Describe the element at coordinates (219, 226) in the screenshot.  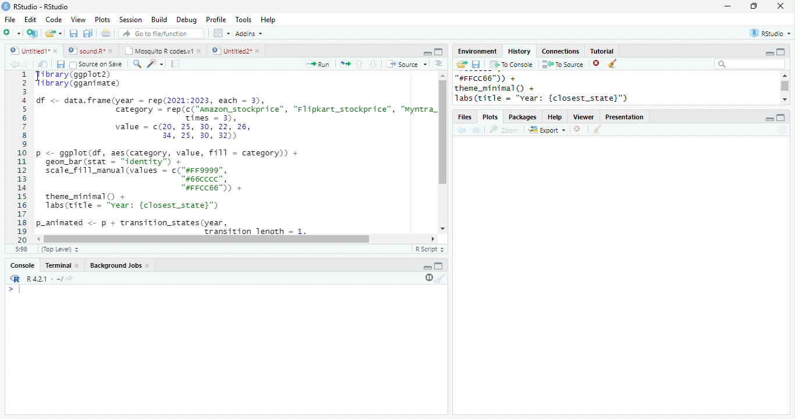
I see `p-animated <- p + transition_states(year,Trancition length = 1.` at that location.